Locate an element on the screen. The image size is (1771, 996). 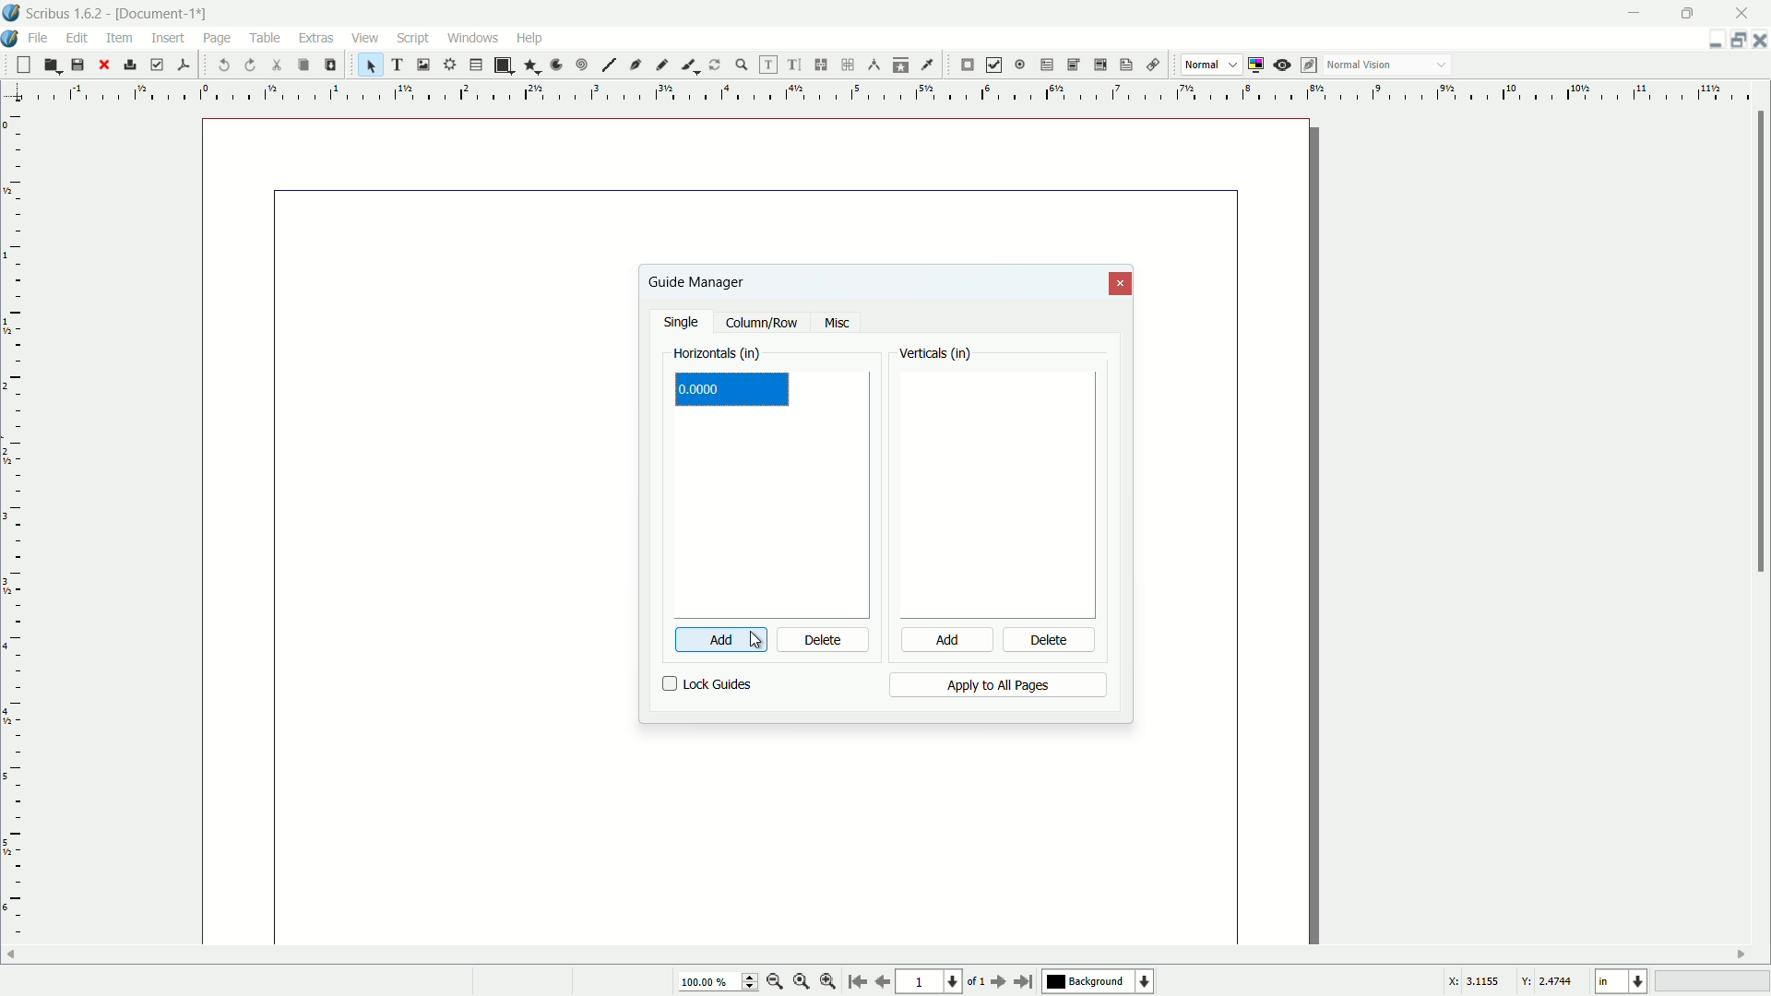
text annotation is located at coordinates (1123, 65).